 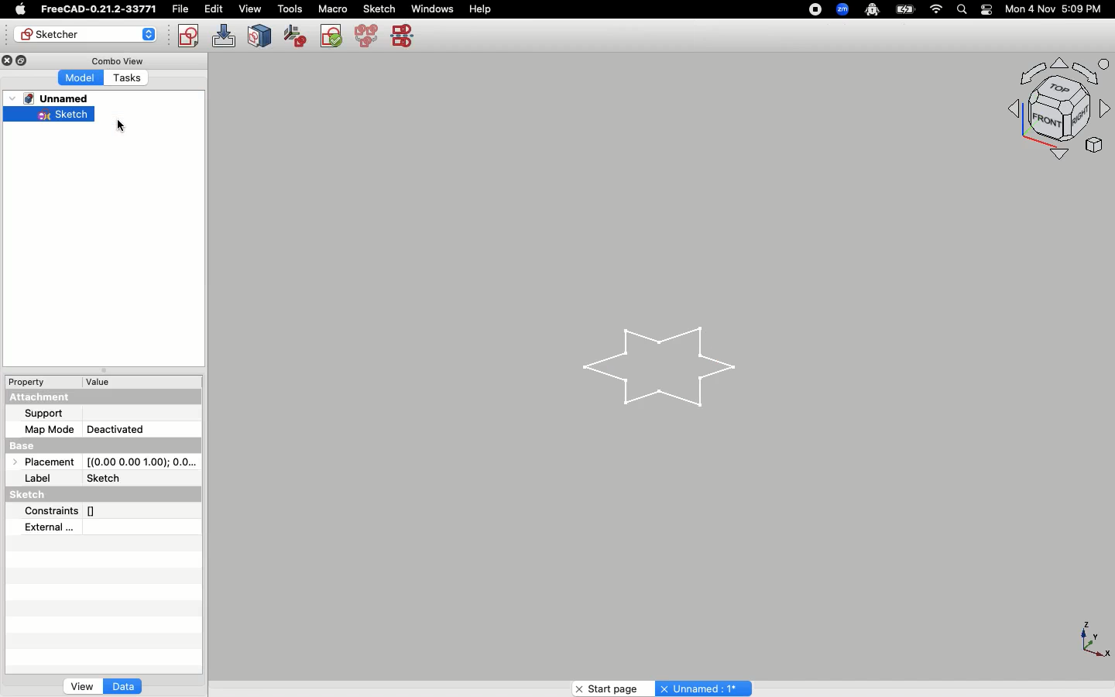 I want to click on Sketch, so click(x=380, y=9).